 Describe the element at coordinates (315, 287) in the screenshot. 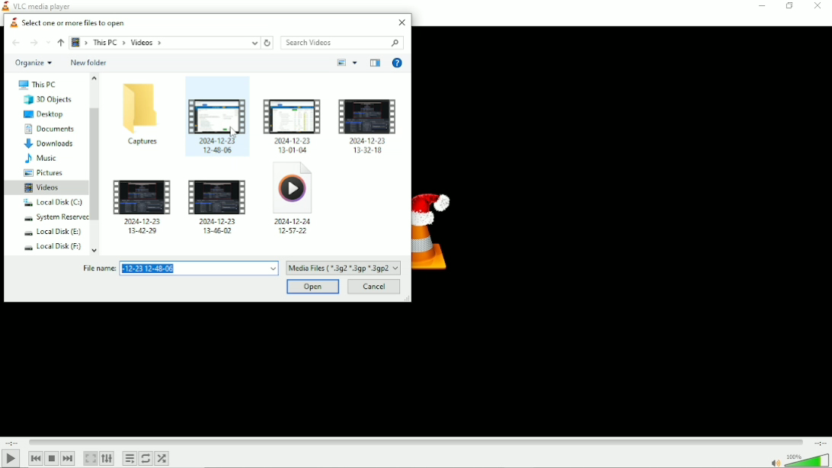

I see `Open` at that location.